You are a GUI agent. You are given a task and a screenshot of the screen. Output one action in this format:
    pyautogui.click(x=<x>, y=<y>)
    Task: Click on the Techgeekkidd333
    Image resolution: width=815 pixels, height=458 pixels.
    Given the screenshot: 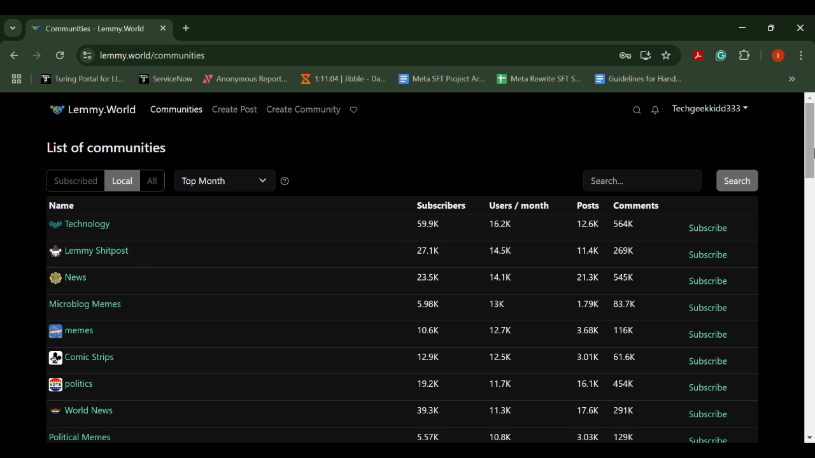 What is the action you would take?
    pyautogui.click(x=709, y=110)
    